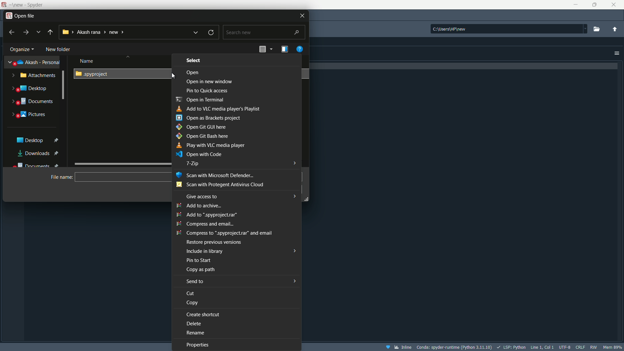  Describe the element at coordinates (206, 314) in the screenshot. I see `Create shortcut` at that location.